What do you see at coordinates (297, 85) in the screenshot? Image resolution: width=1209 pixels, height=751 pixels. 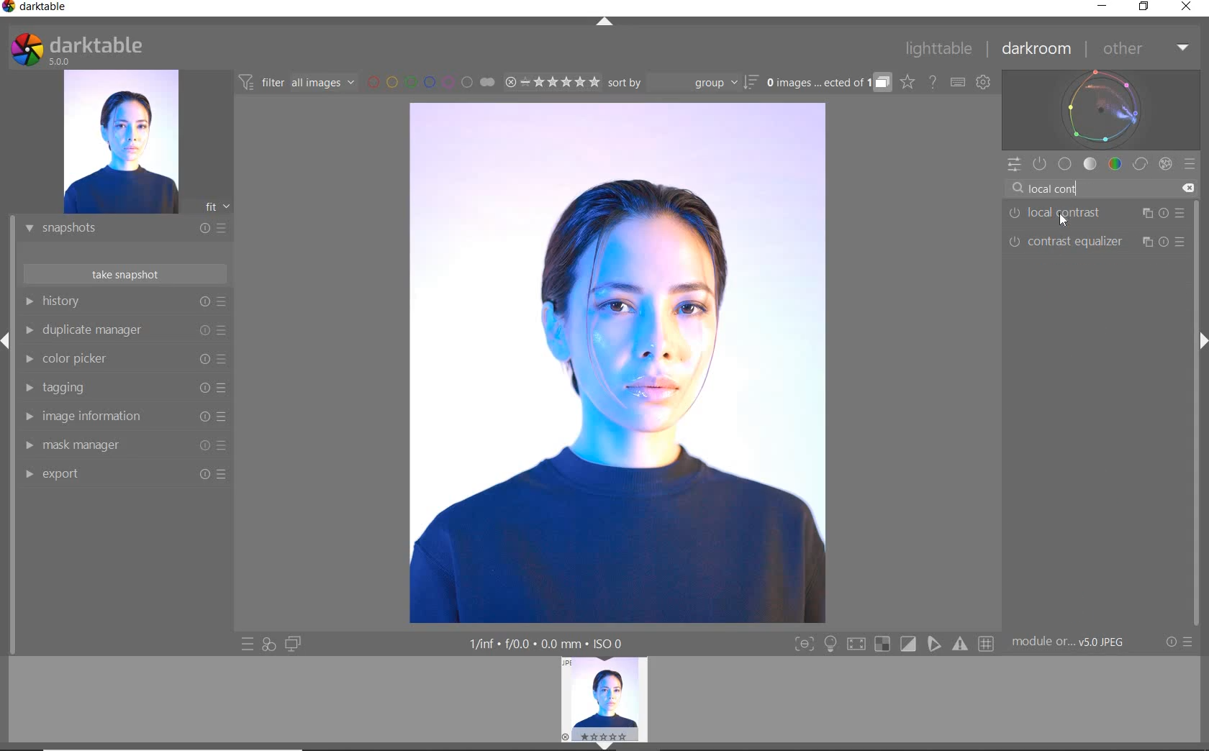 I see `FILTER IMAGES BASED ON THEIR MODULE ORDER` at bounding box center [297, 85].